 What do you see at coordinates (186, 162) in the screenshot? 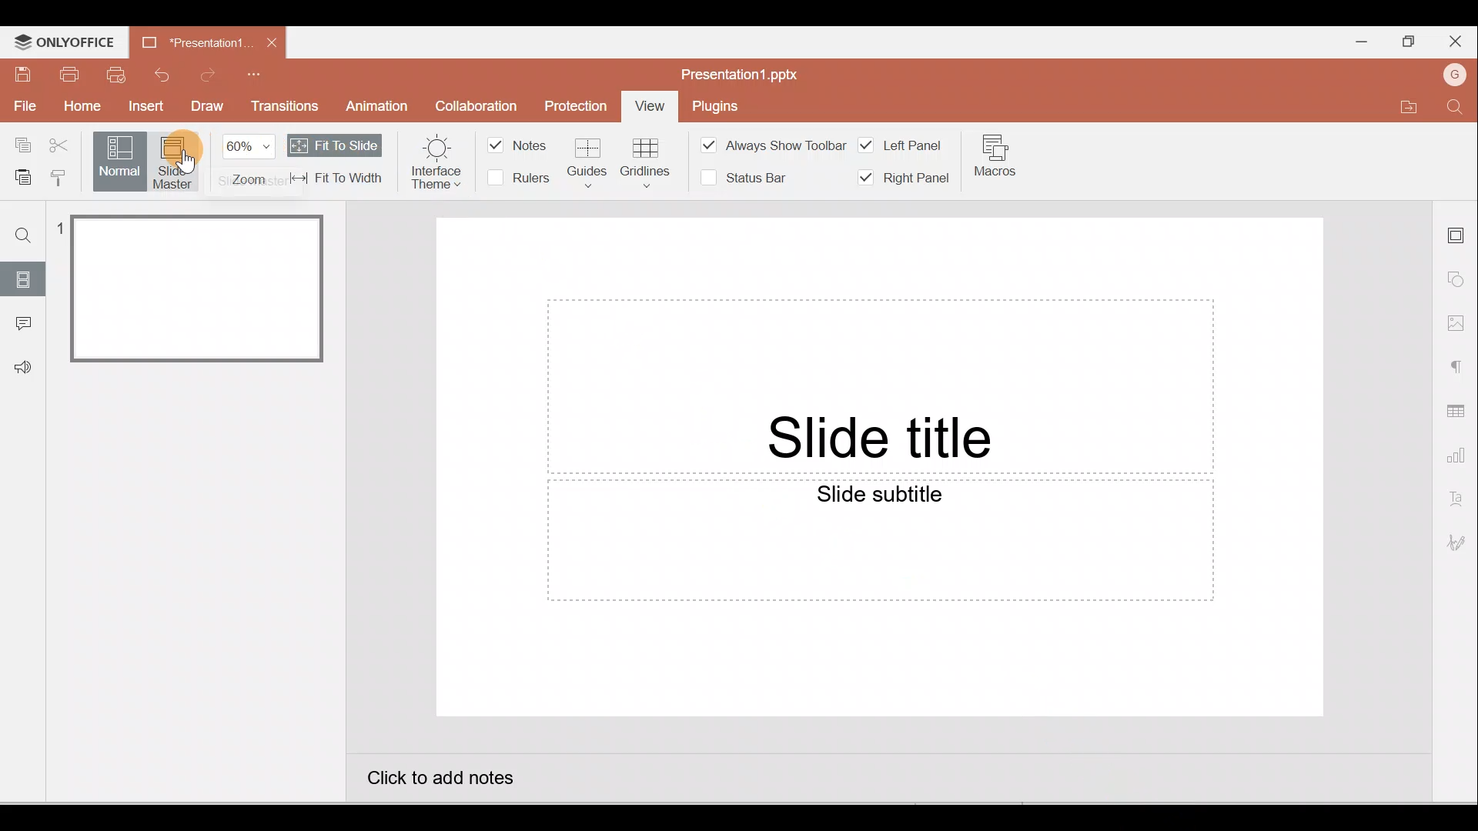
I see `hand cursor` at bounding box center [186, 162].